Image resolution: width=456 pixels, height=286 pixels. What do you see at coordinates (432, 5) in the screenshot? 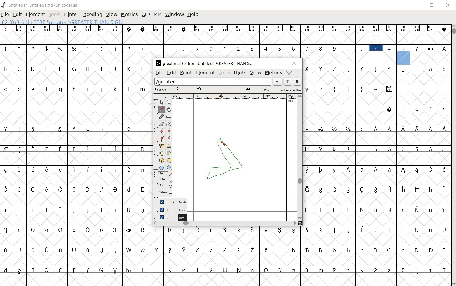
I see `restore down` at bounding box center [432, 5].